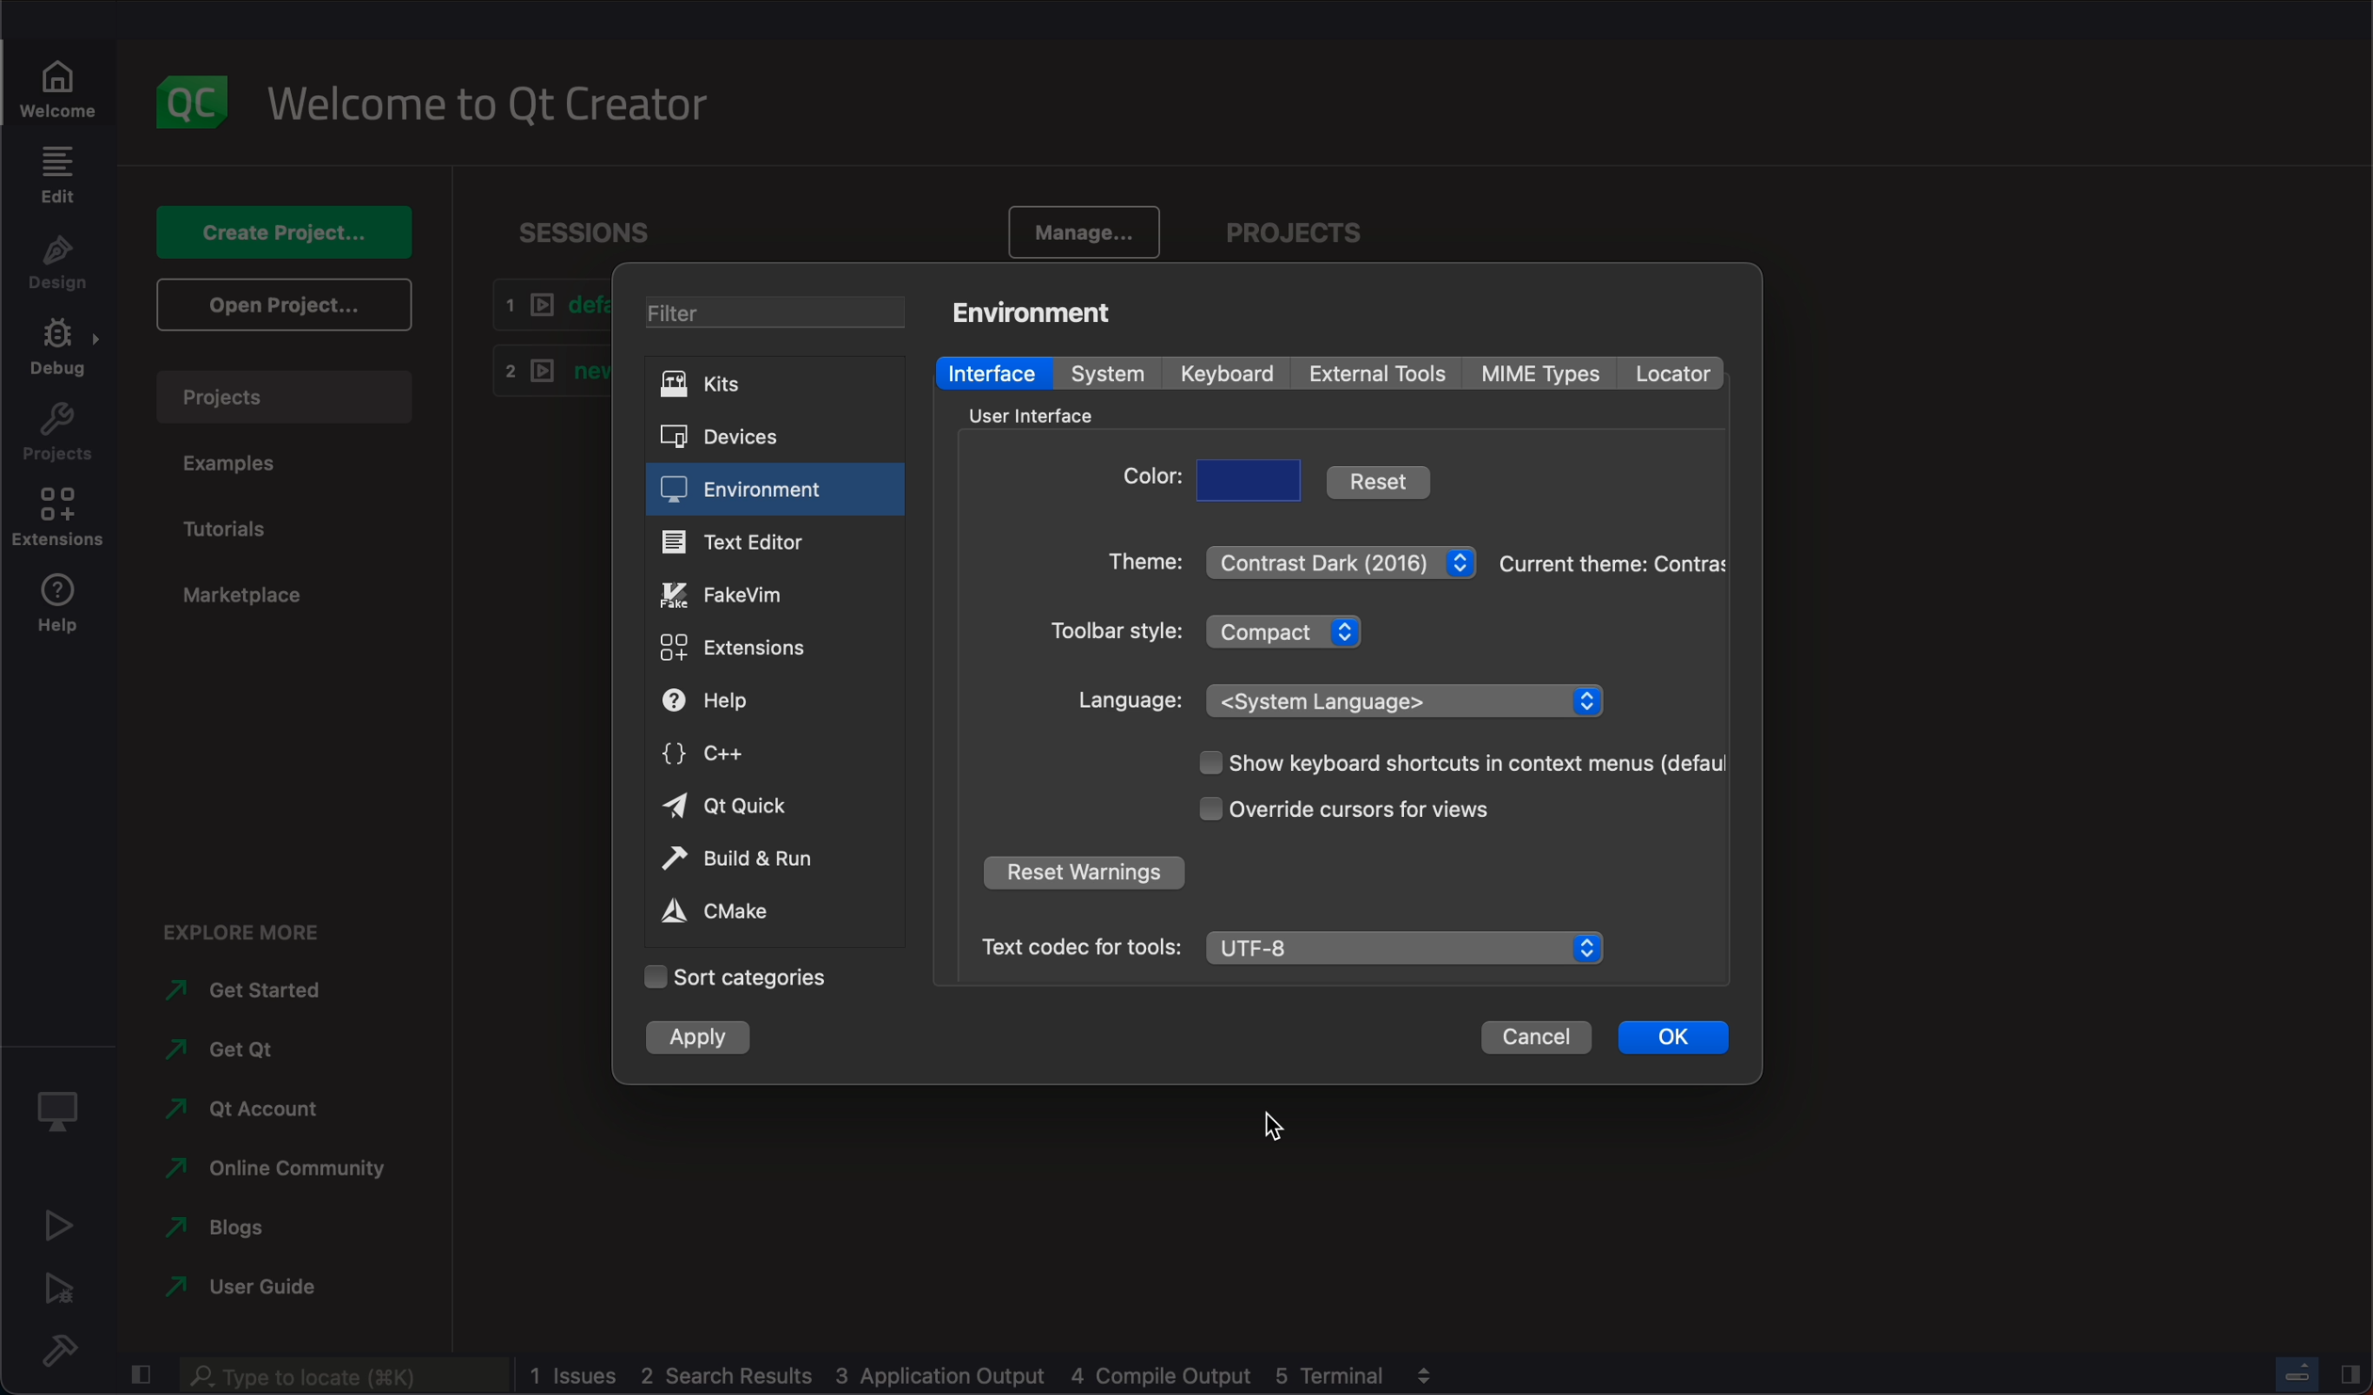 The width and height of the screenshot is (2373, 1395). I want to click on environment, so click(774, 489).